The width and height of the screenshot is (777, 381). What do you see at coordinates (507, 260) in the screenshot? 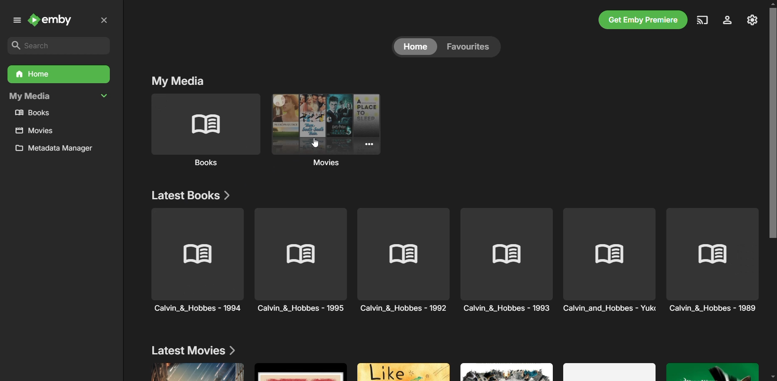
I see `` at bounding box center [507, 260].